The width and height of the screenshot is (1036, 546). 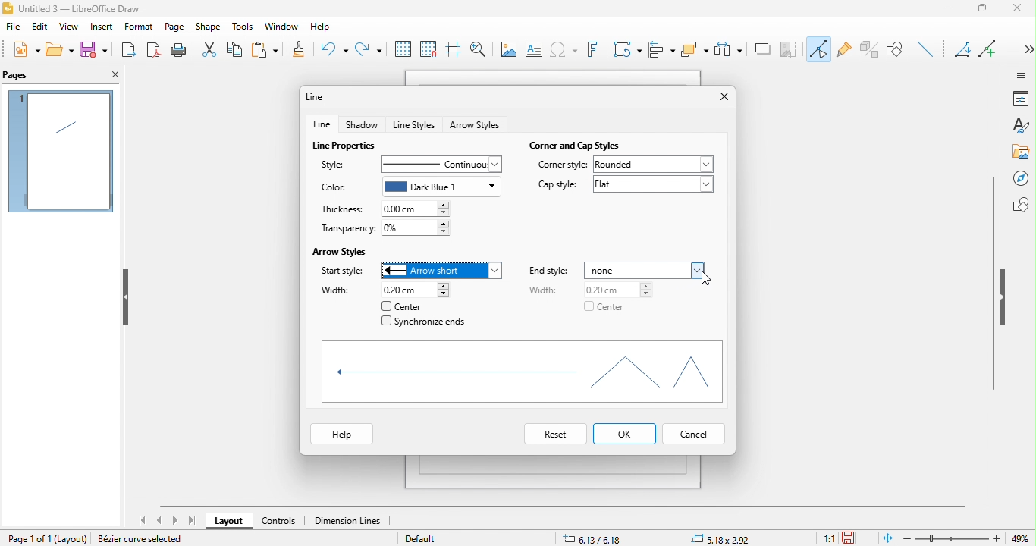 What do you see at coordinates (337, 163) in the screenshot?
I see `style` at bounding box center [337, 163].